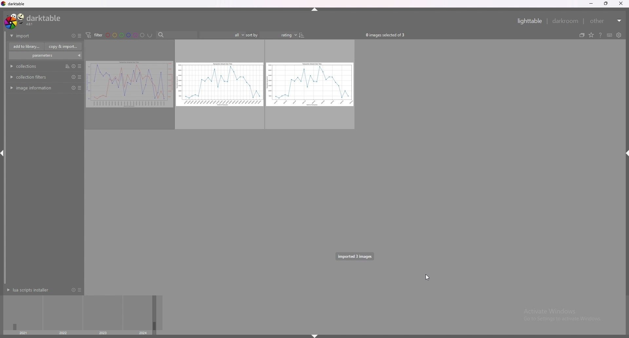 Image resolution: width=629 pixels, height=338 pixels. I want to click on sort by, so click(272, 35).